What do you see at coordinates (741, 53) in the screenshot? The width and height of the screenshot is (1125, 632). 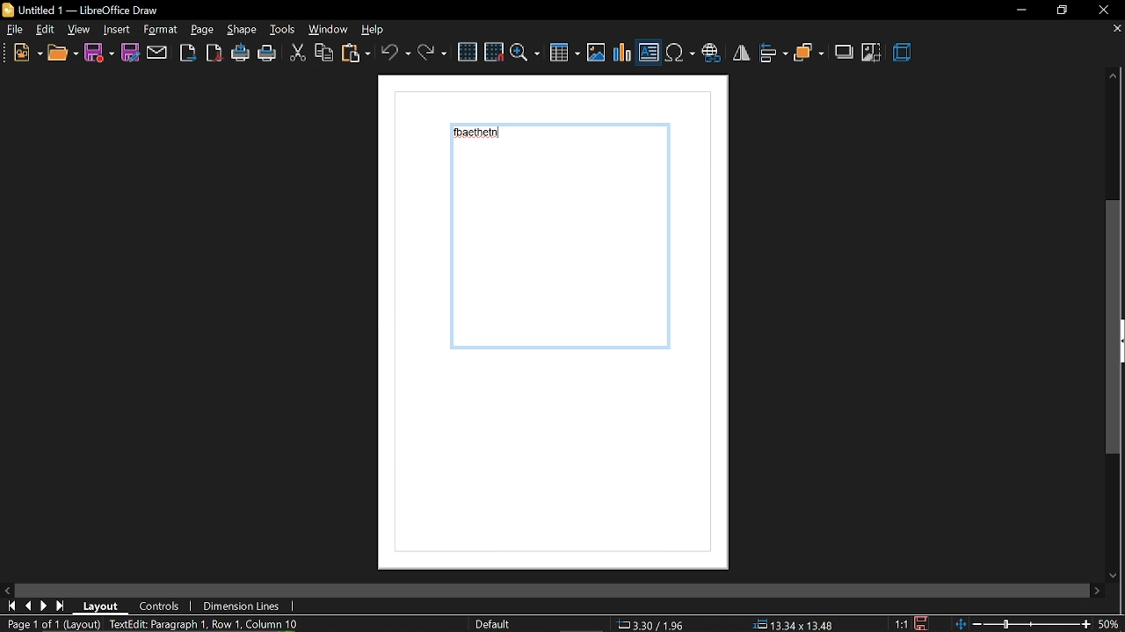 I see `flip` at bounding box center [741, 53].